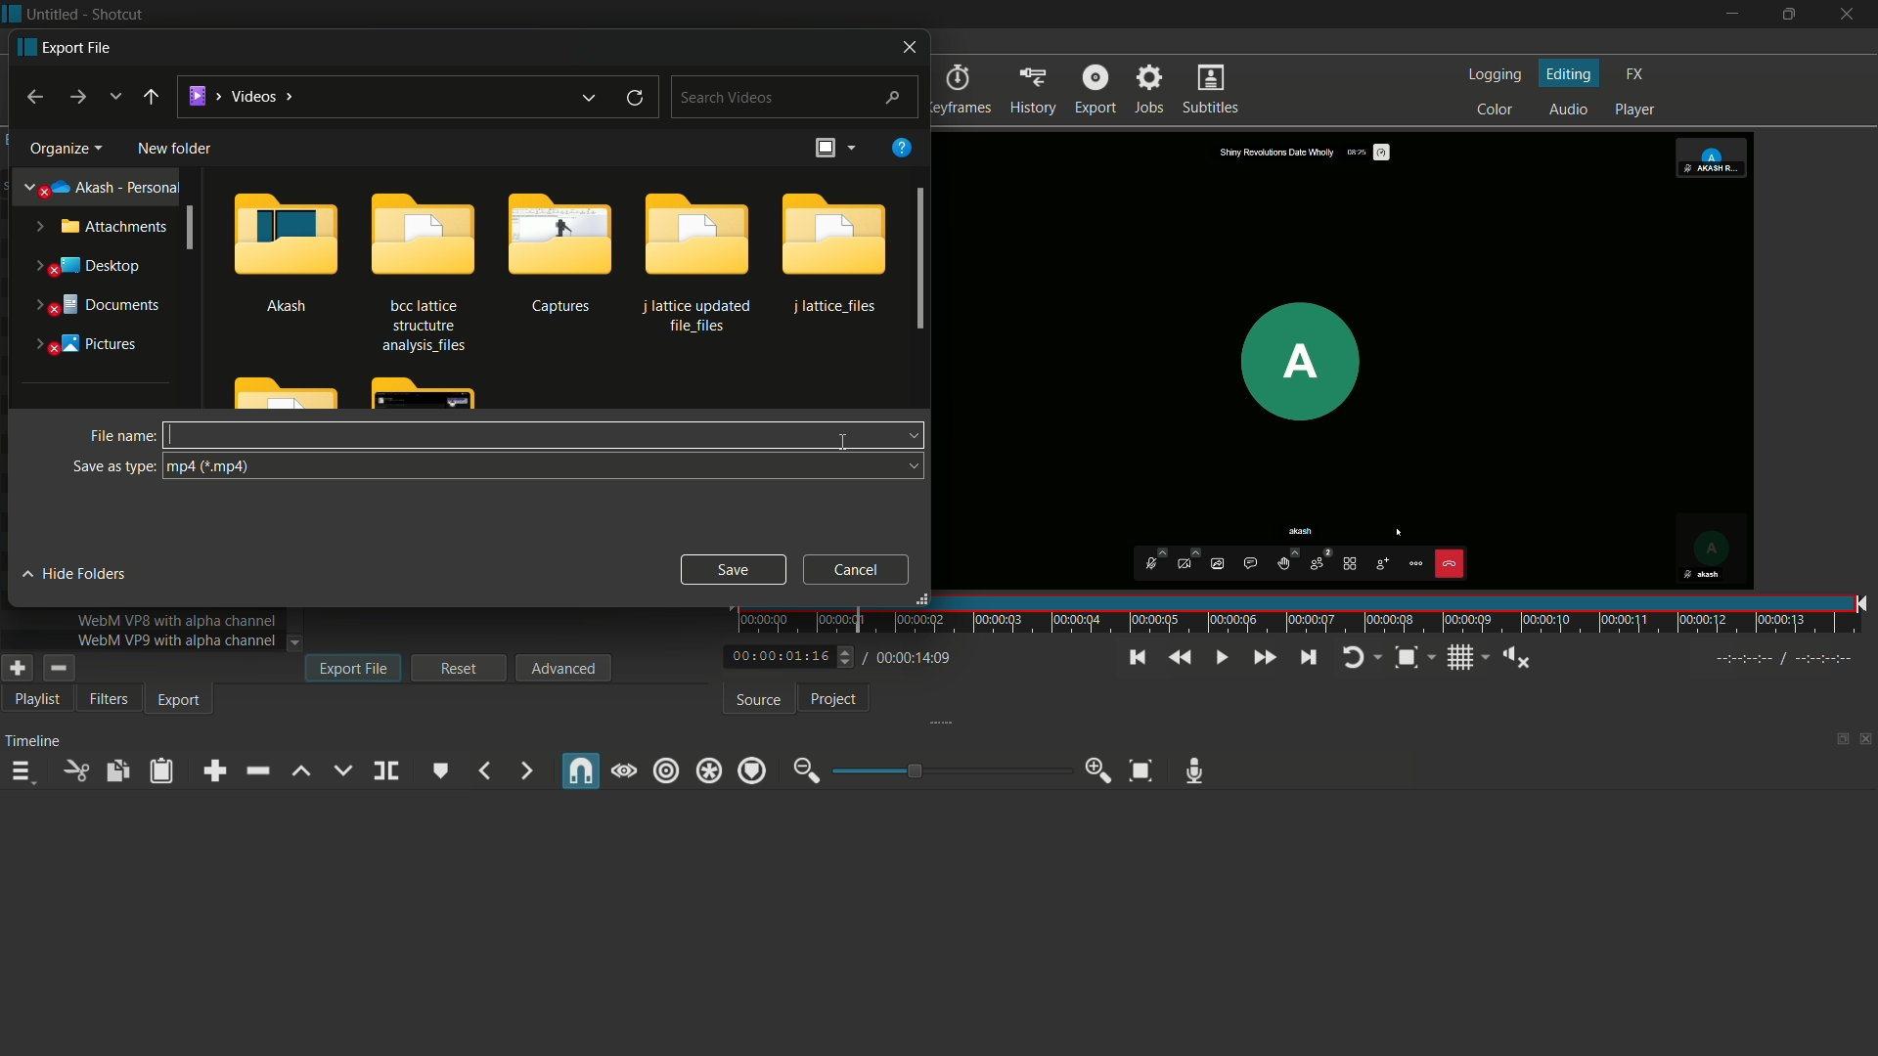  What do you see at coordinates (711, 771) in the screenshot?
I see `ripple all tracks` at bounding box center [711, 771].